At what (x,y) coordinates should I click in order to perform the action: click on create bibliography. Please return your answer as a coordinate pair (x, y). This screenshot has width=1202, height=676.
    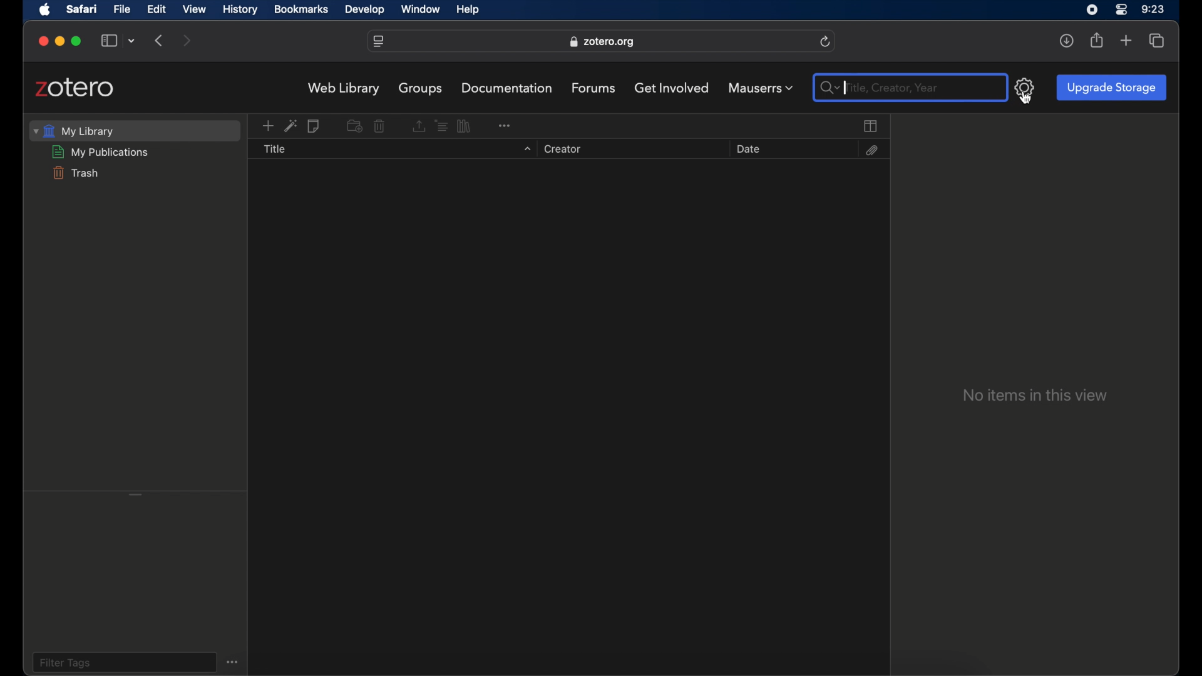
    Looking at the image, I should click on (465, 126).